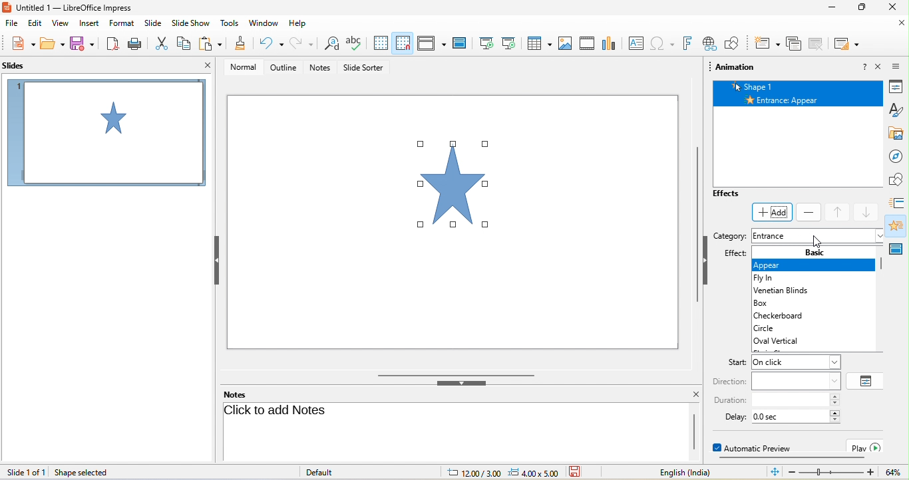 This screenshot has height=480, width=909. What do you see at coordinates (694, 432) in the screenshot?
I see `scrollbar` at bounding box center [694, 432].